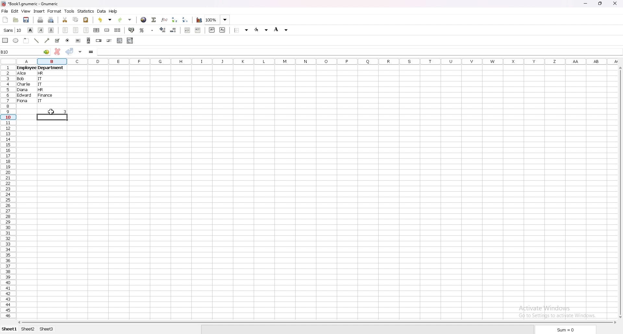 The width and height of the screenshot is (623, 334). I want to click on HR, so click(41, 90).